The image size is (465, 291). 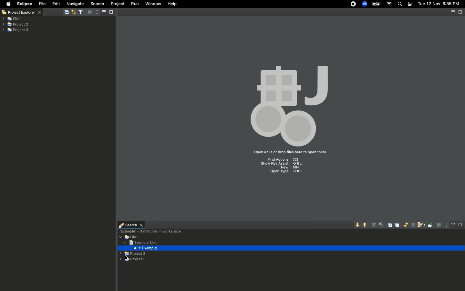 I want to click on Close, so click(x=4, y=13).